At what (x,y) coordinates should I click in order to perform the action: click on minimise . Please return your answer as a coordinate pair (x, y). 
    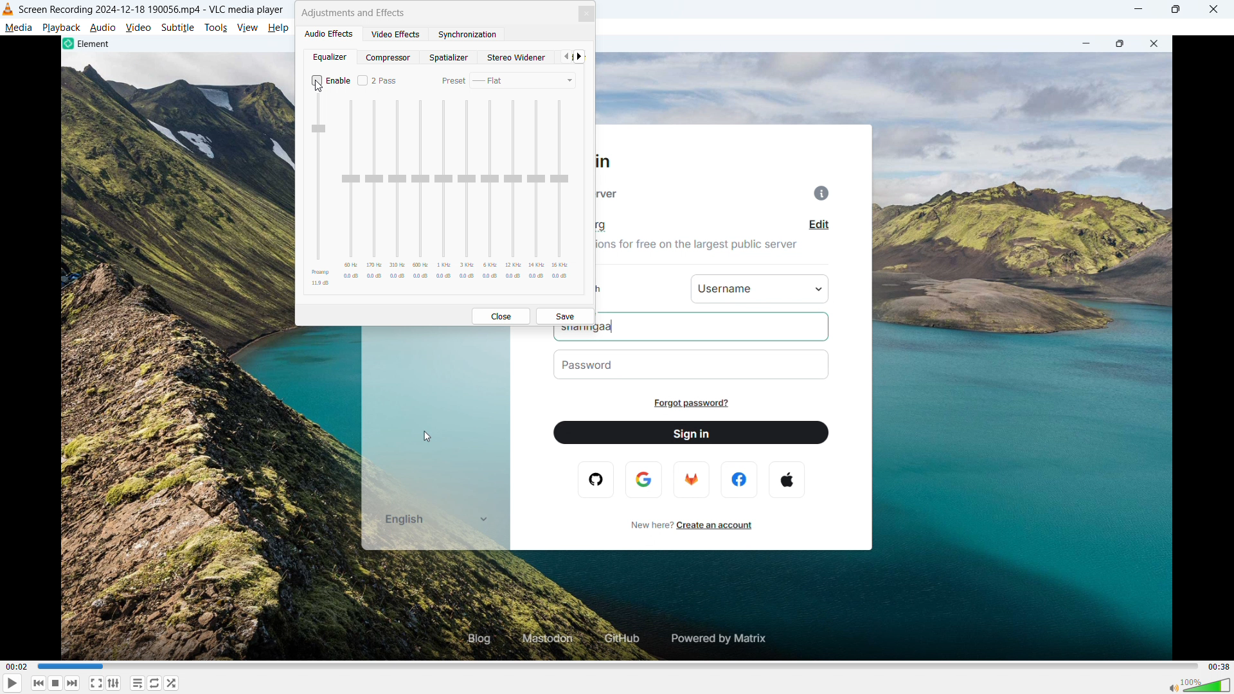
    Looking at the image, I should click on (1140, 10).